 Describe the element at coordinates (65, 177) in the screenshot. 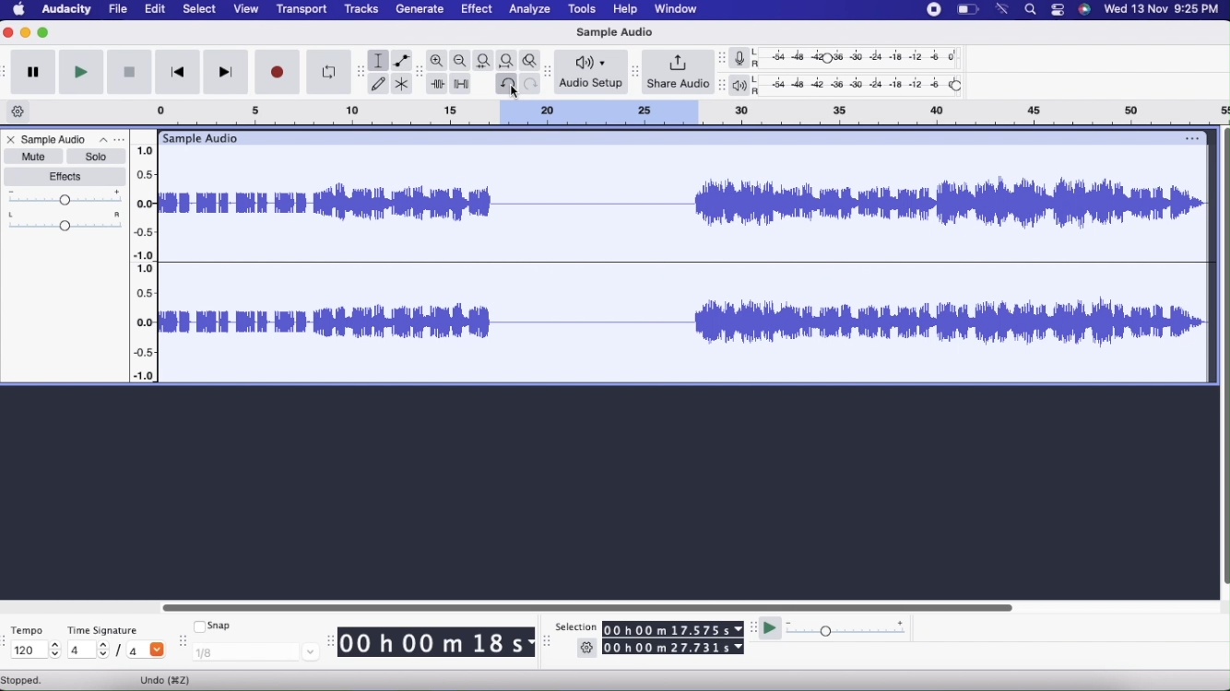

I see `Effects` at that location.